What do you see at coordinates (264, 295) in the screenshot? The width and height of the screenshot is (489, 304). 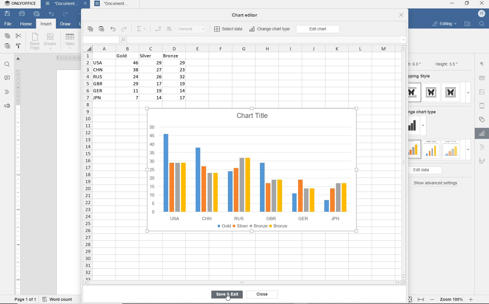 I see `close` at bounding box center [264, 295].